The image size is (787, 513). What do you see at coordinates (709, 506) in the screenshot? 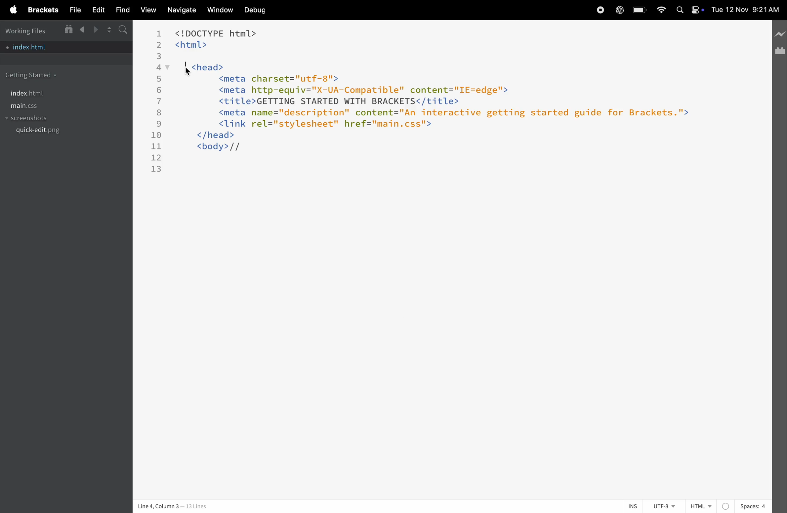
I see `Html ` at bounding box center [709, 506].